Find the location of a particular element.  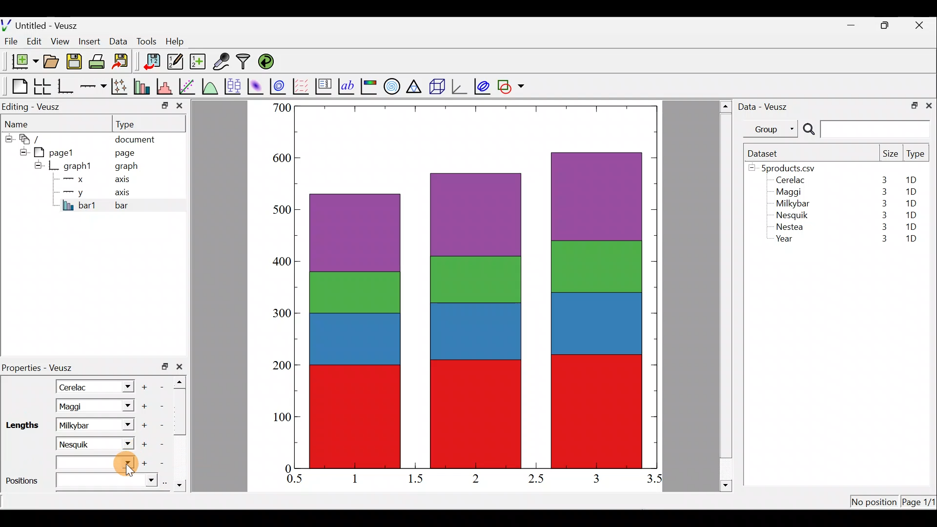

Plot points with lines and error bars is located at coordinates (121, 87).